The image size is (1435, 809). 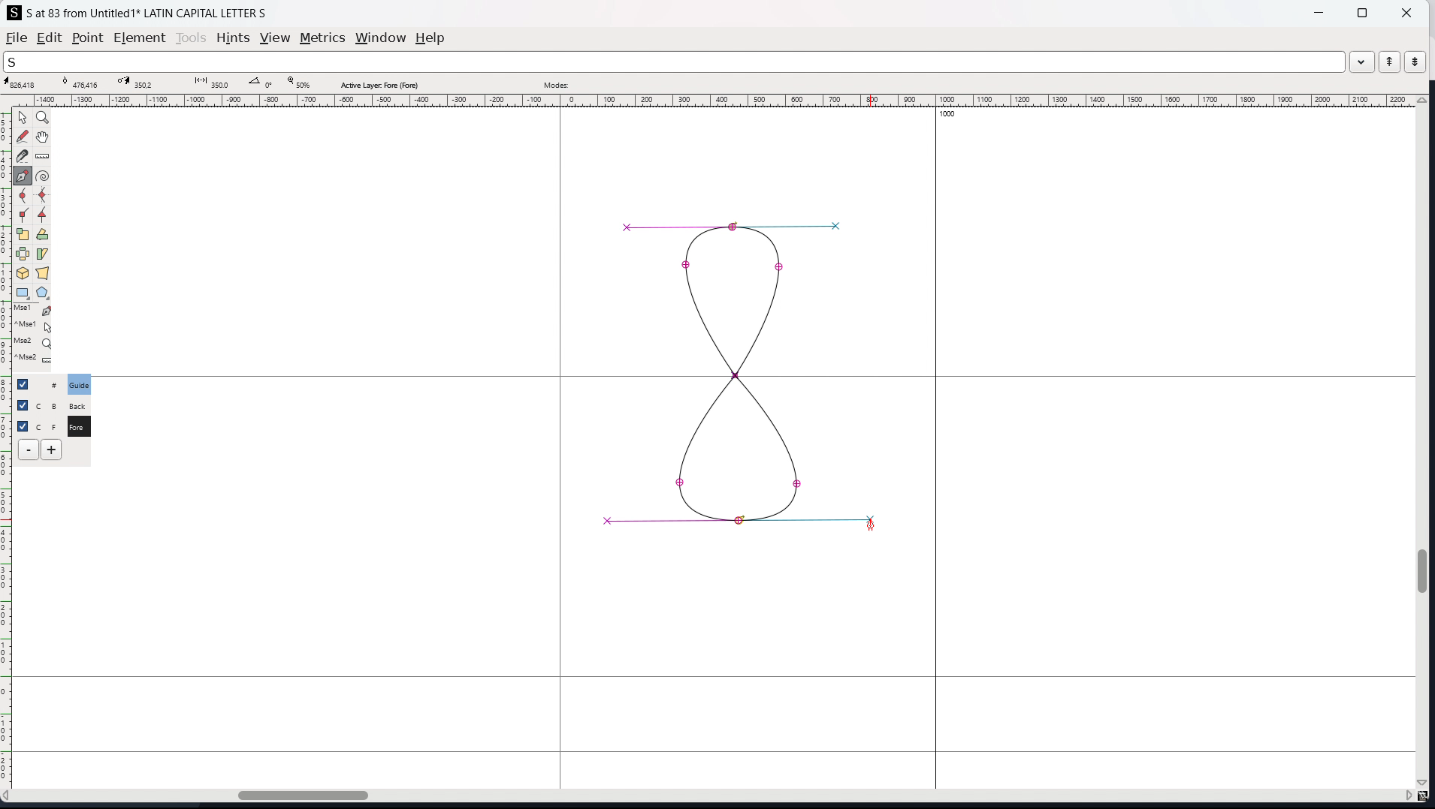 What do you see at coordinates (80, 384) in the screenshot?
I see `# Guide` at bounding box center [80, 384].